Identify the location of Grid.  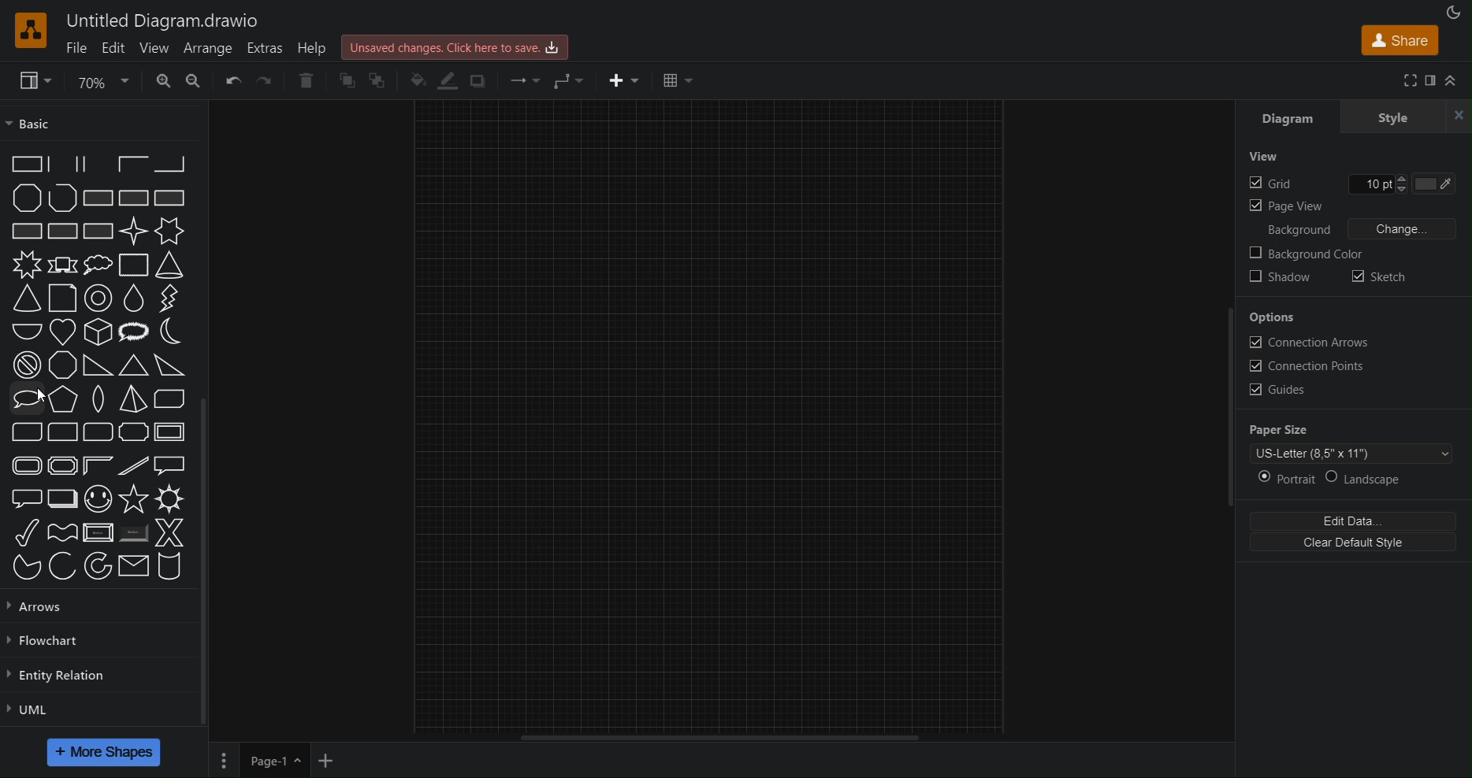
(1269, 183).